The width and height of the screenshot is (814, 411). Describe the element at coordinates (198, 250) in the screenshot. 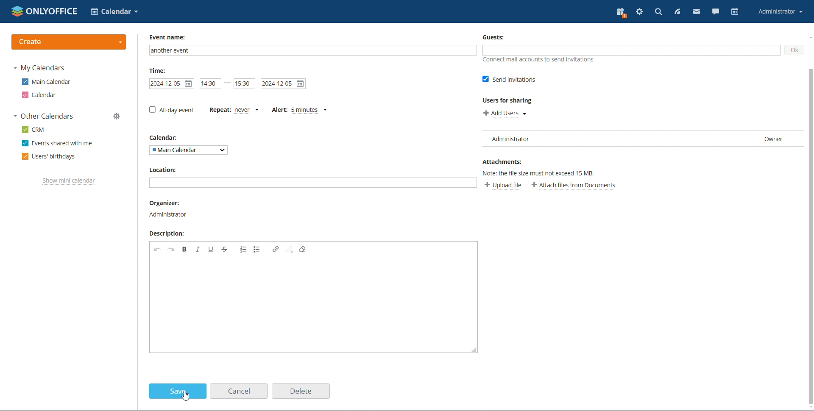

I see `italic` at that location.